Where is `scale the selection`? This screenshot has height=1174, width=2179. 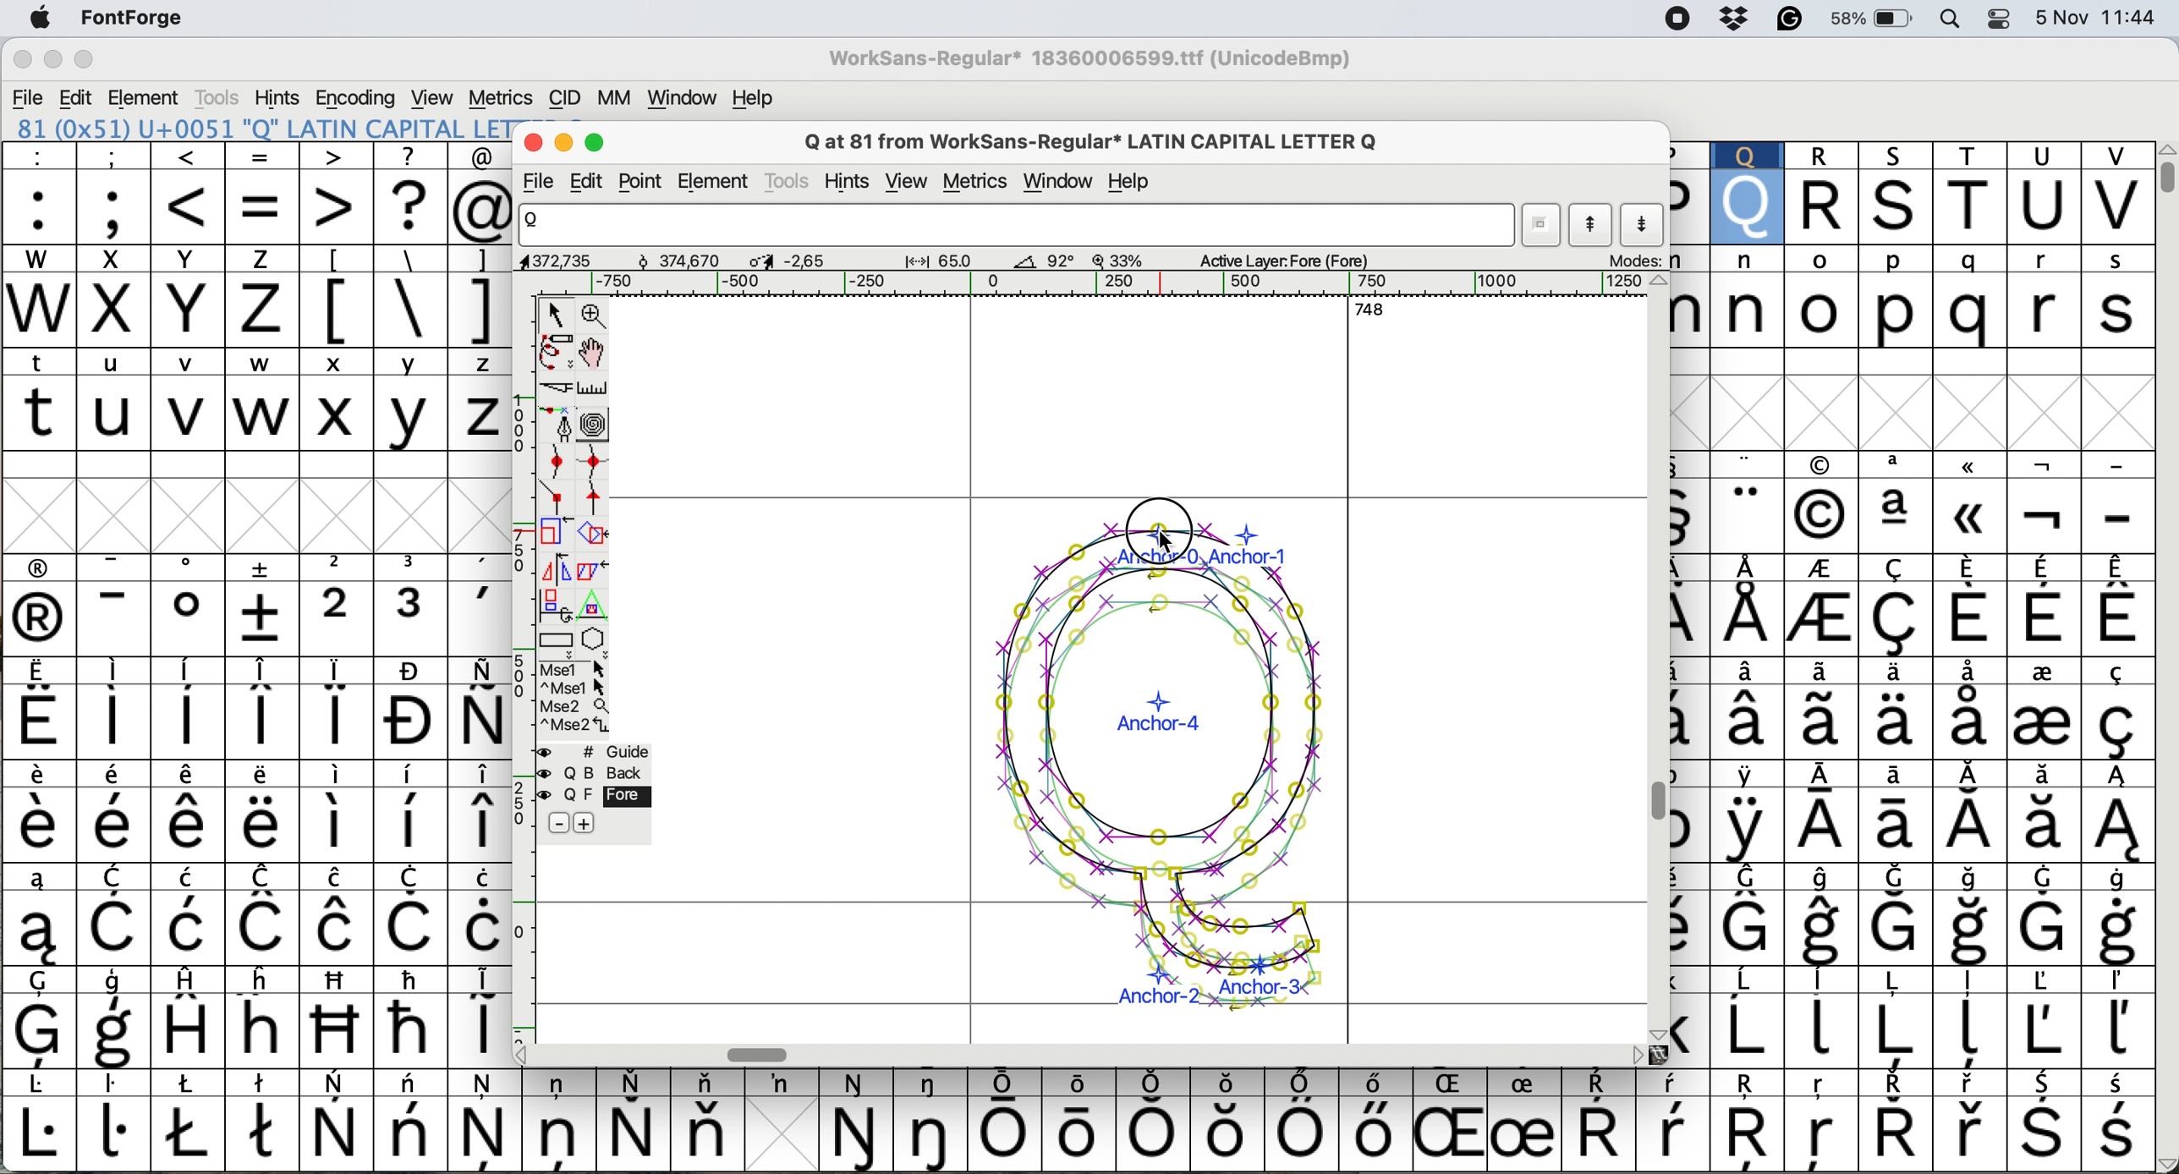 scale the selection is located at coordinates (551, 535).